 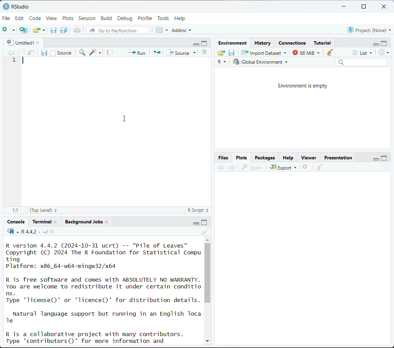 What do you see at coordinates (320, 167) in the screenshot?
I see `clear all plots` at bounding box center [320, 167].